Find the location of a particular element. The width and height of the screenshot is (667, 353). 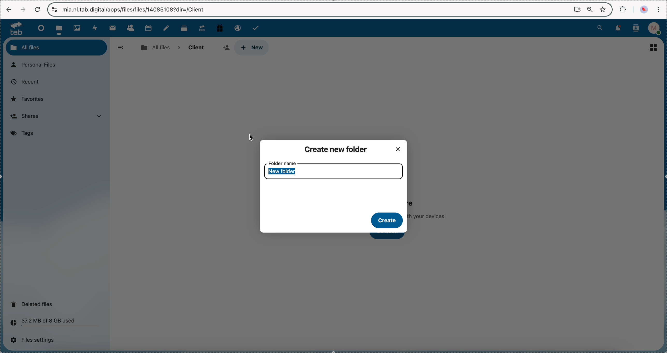

tags is located at coordinates (24, 134).